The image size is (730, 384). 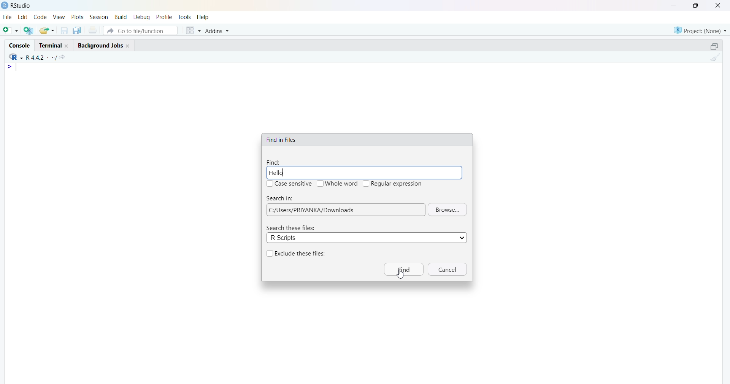 I want to click on file, so click(x=8, y=16).